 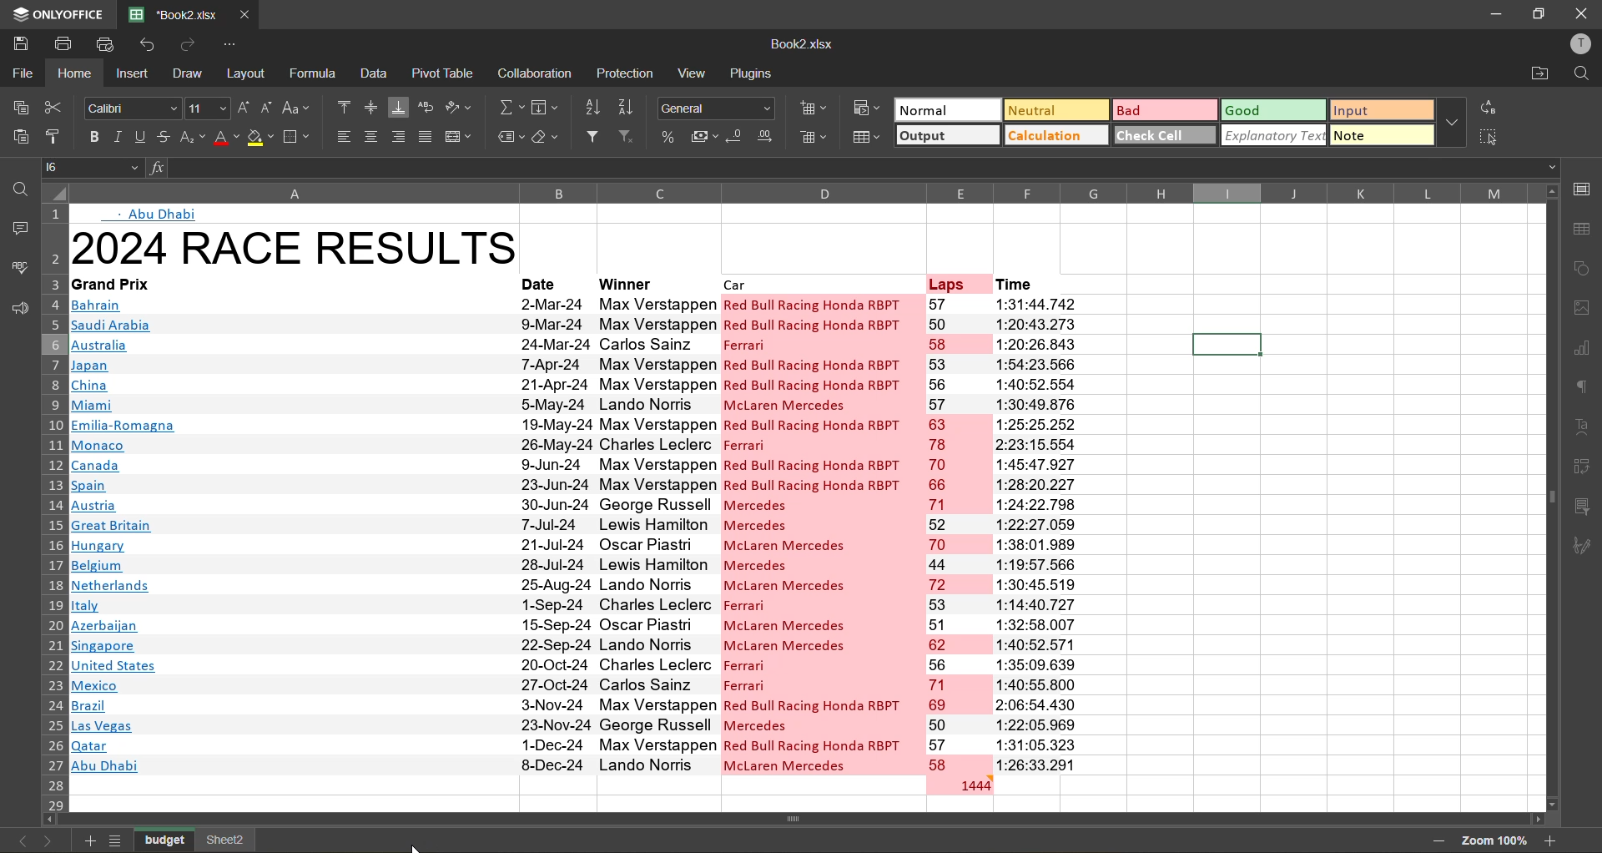 I want to click on add sheet, so click(x=91, y=840).